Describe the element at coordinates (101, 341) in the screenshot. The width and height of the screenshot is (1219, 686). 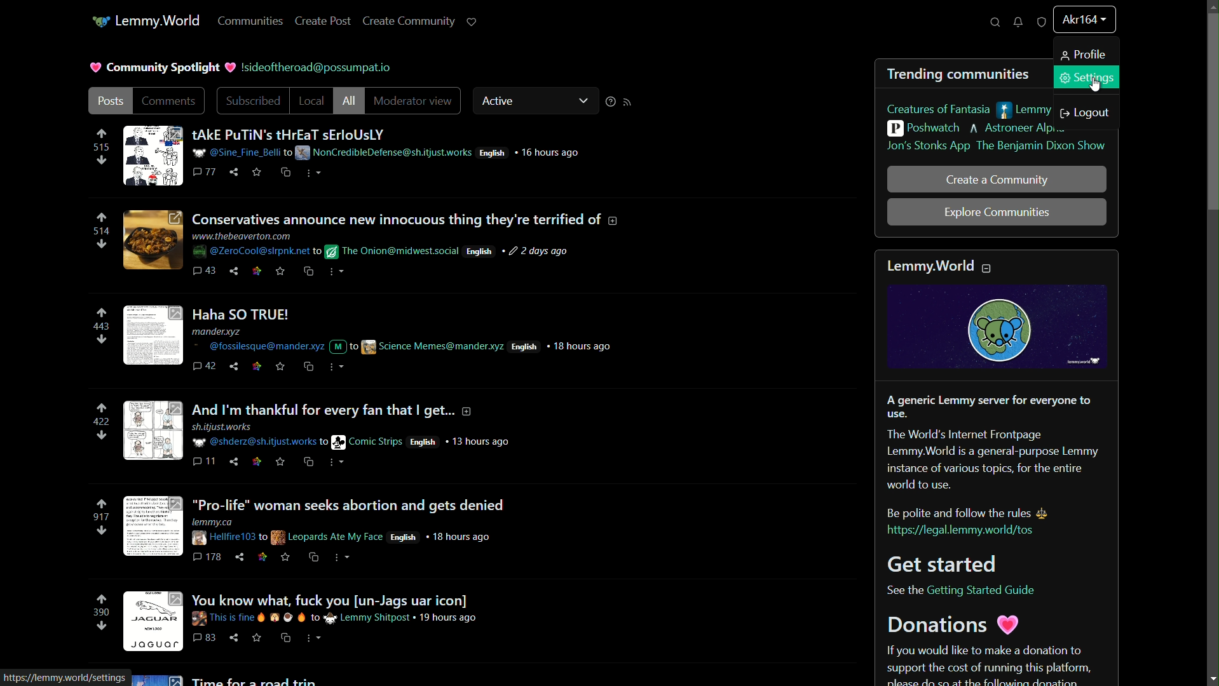
I see `downvote` at that location.